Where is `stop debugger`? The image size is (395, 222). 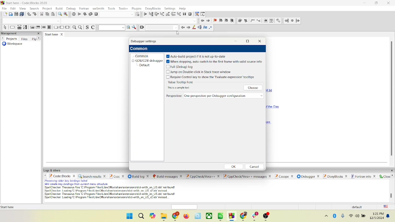
stop debugger is located at coordinates (190, 14).